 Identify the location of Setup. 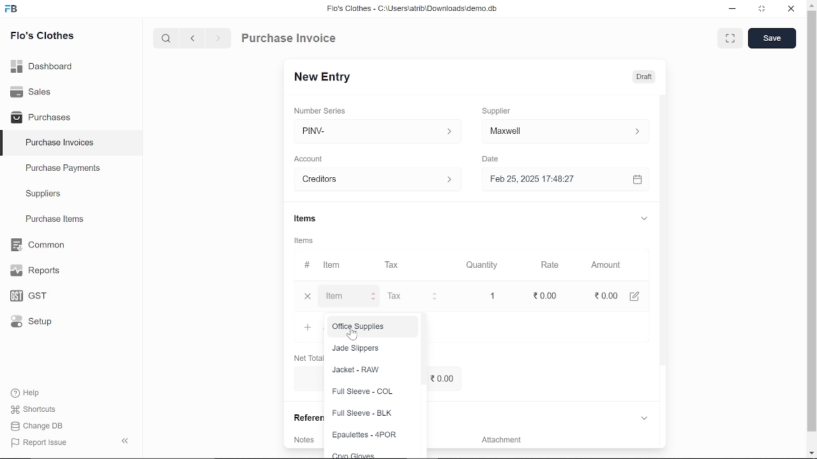
(28, 324).